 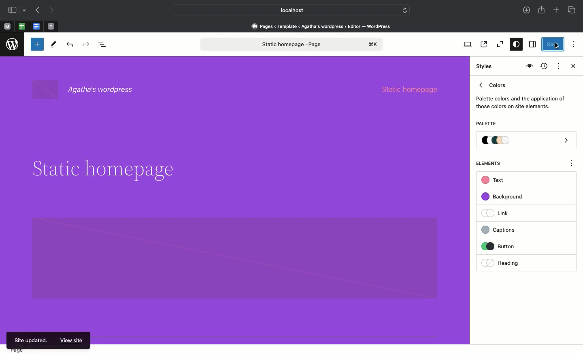 I want to click on Settings, so click(x=532, y=45).